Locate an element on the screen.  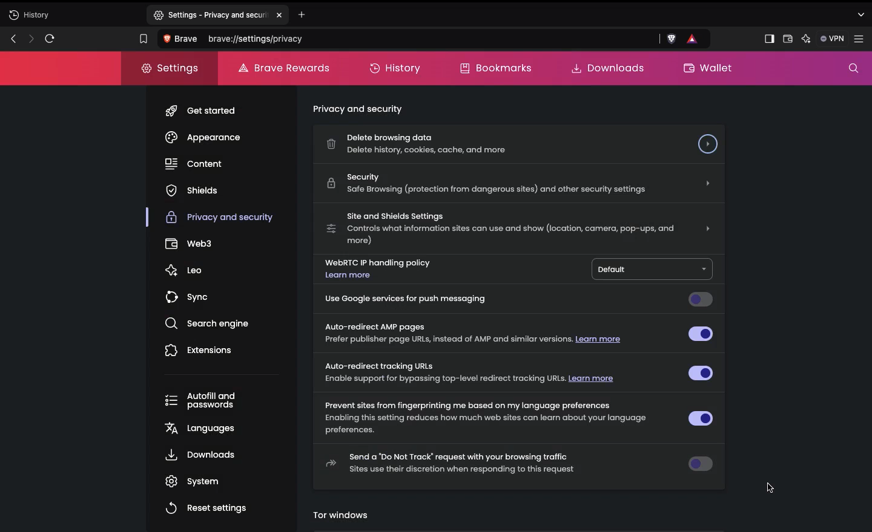
Search is located at coordinates (850, 68).